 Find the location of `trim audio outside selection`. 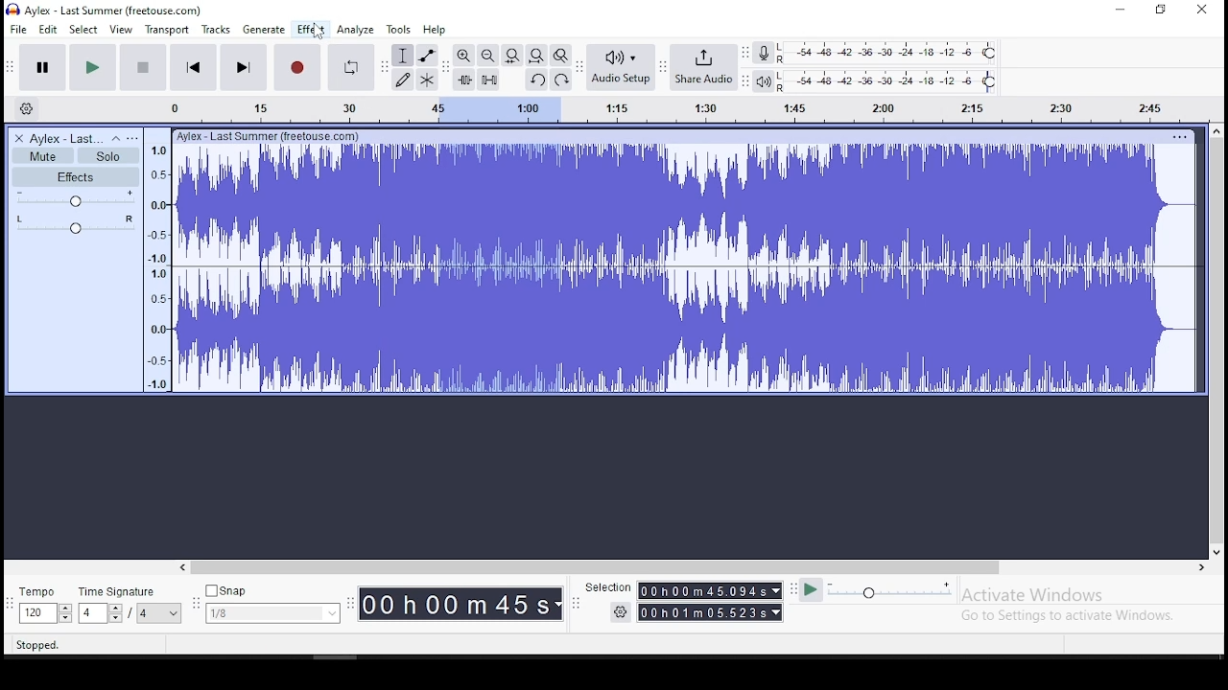

trim audio outside selection is located at coordinates (463, 79).